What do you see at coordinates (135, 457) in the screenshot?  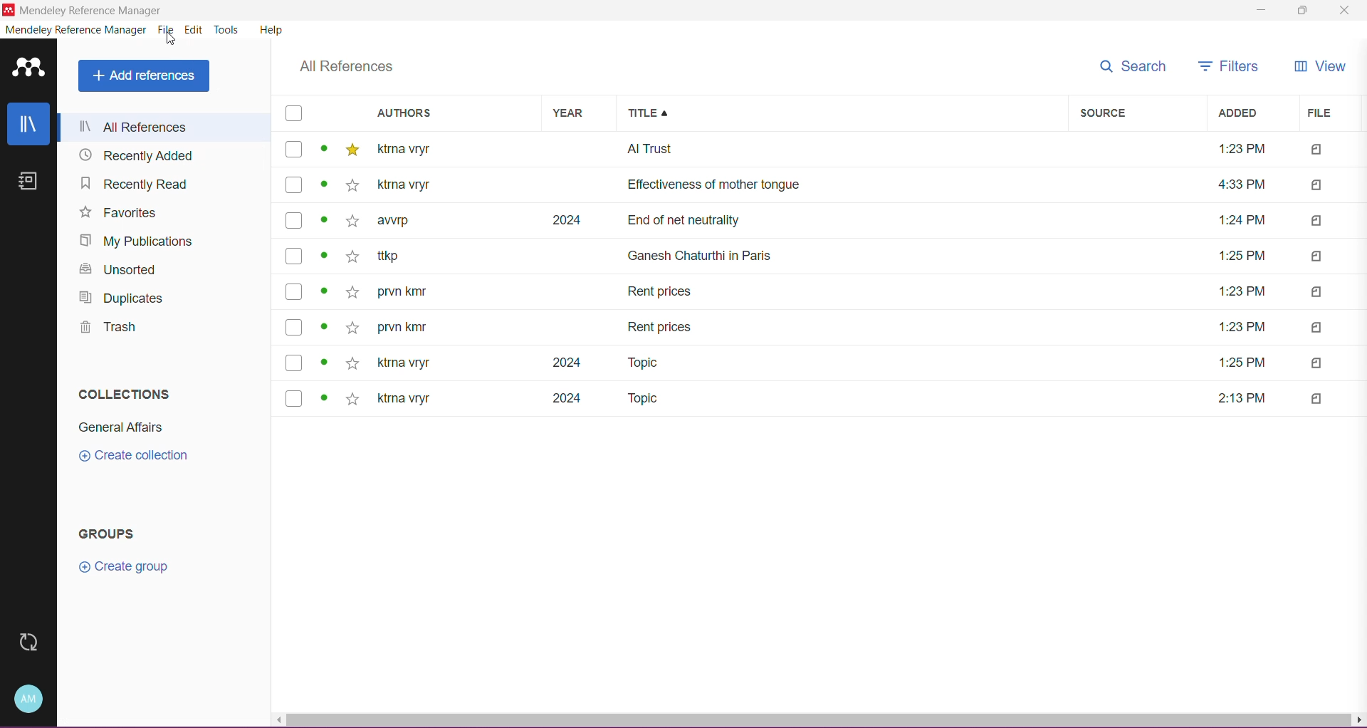 I see `Click to Create Collection` at bounding box center [135, 457].